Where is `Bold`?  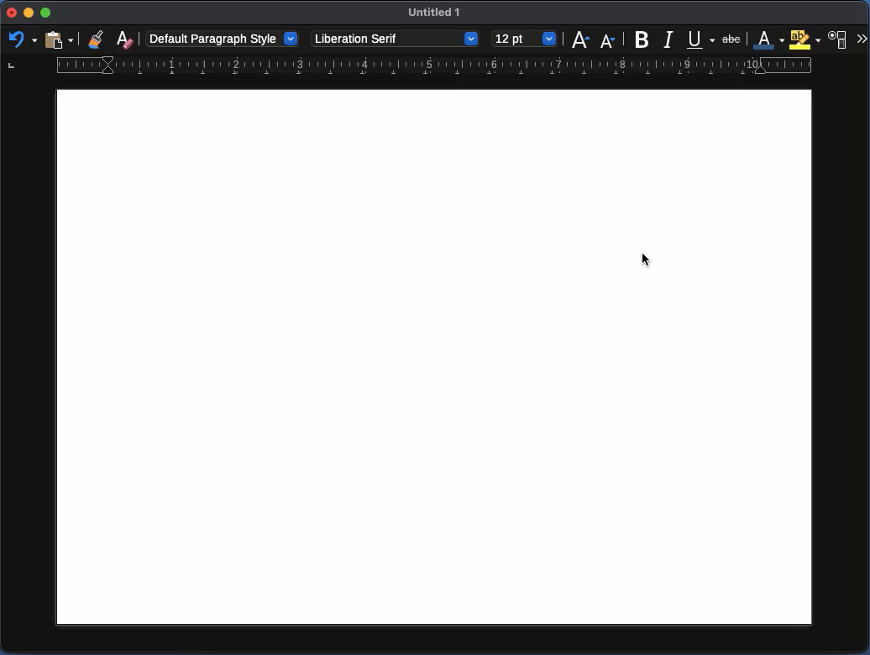 Bold is located at coordinates (642, 38).